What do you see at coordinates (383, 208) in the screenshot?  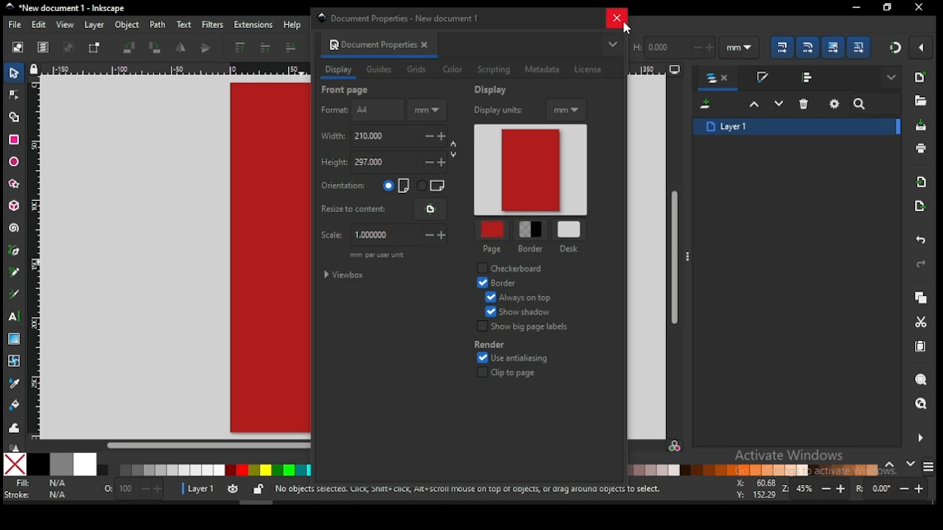 I see `resize to content` at bounding box center [383, 208].